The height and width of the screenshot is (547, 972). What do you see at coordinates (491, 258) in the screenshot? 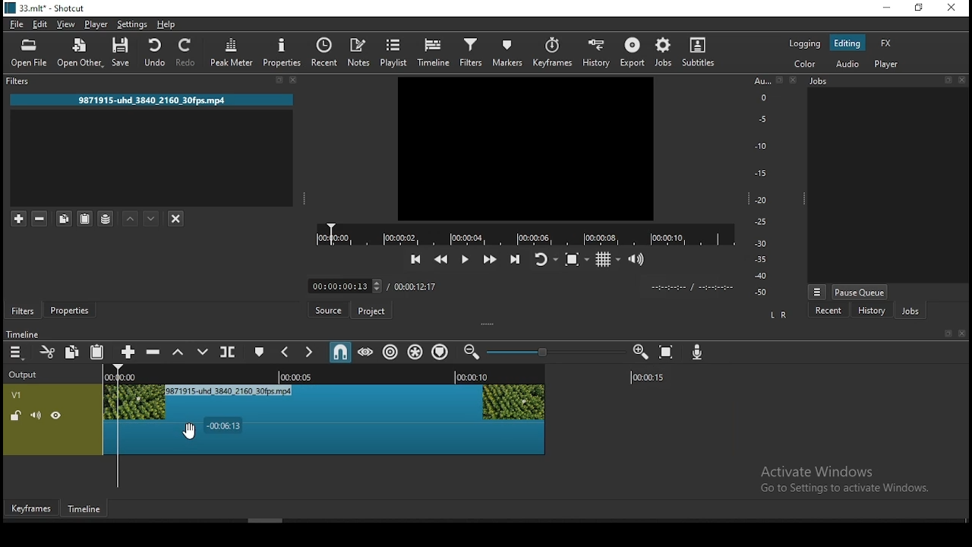
I see `play quickly forward` at bounding box center [491, 258].